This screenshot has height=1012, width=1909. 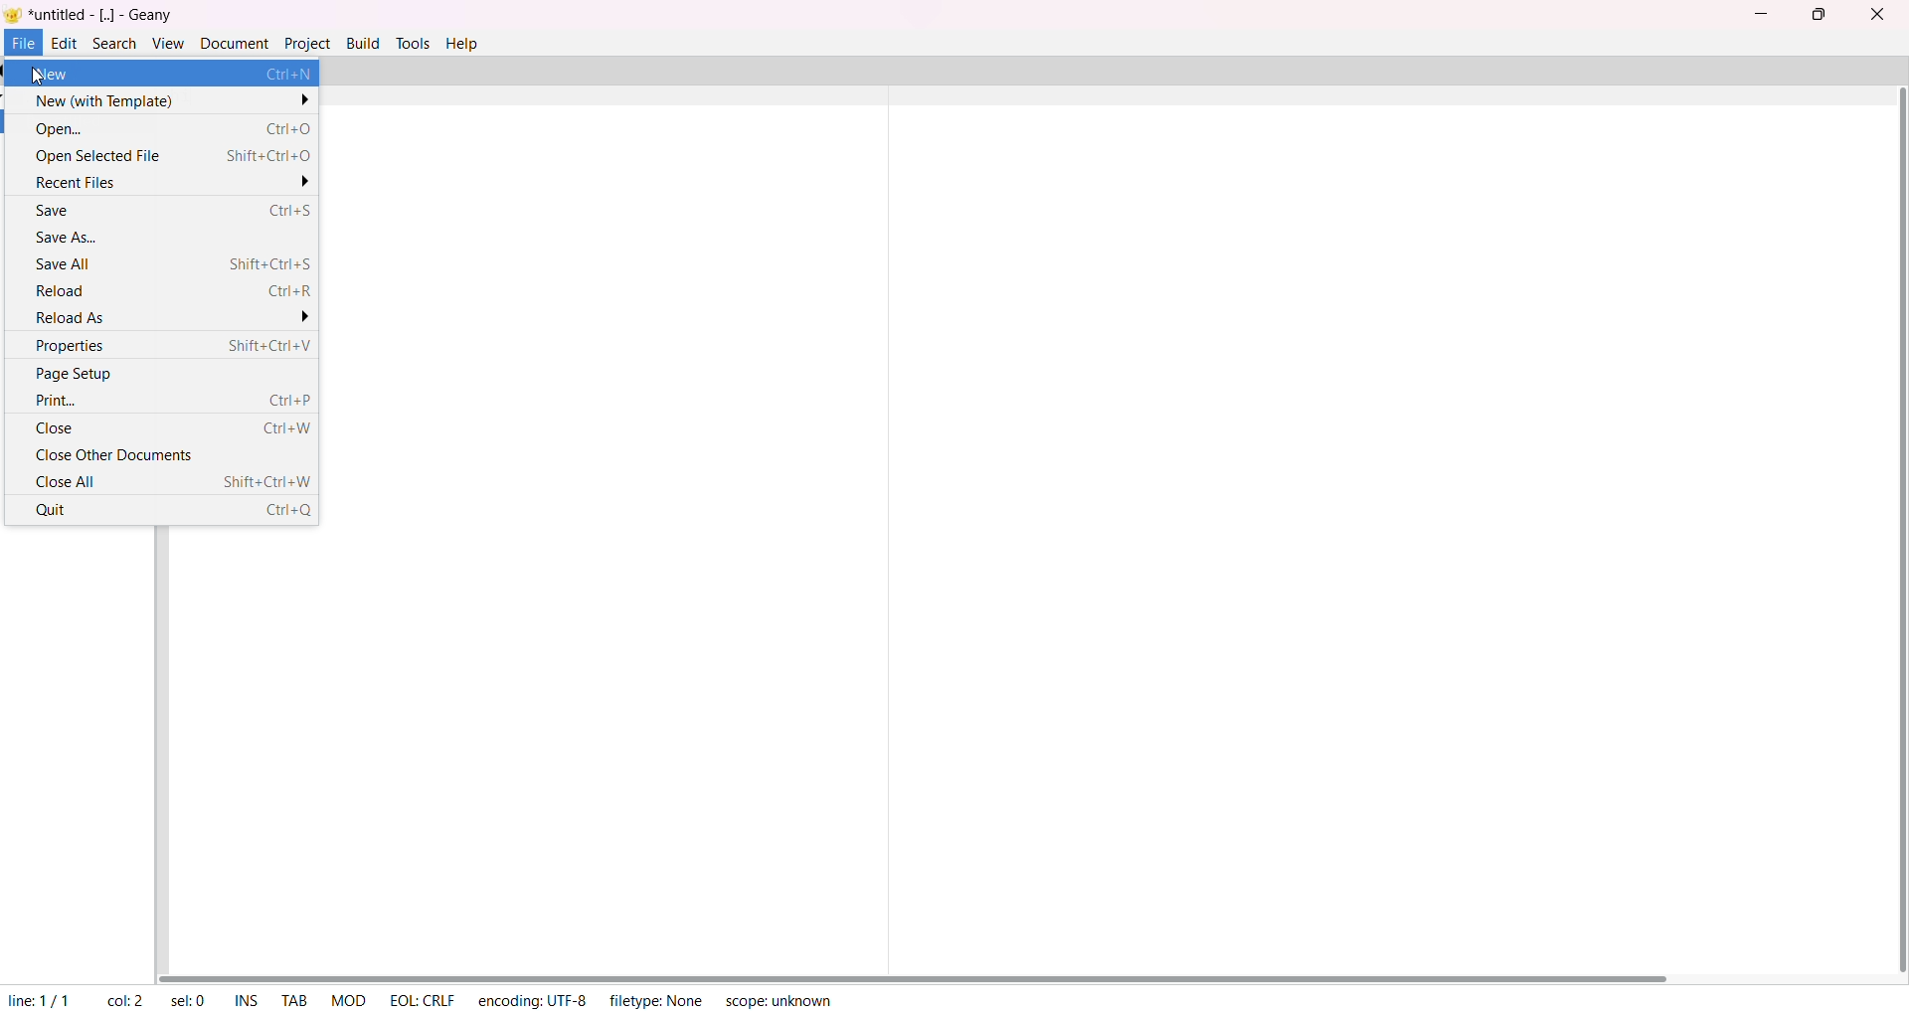 I want to click on page setup, so click(x=78, y=373).